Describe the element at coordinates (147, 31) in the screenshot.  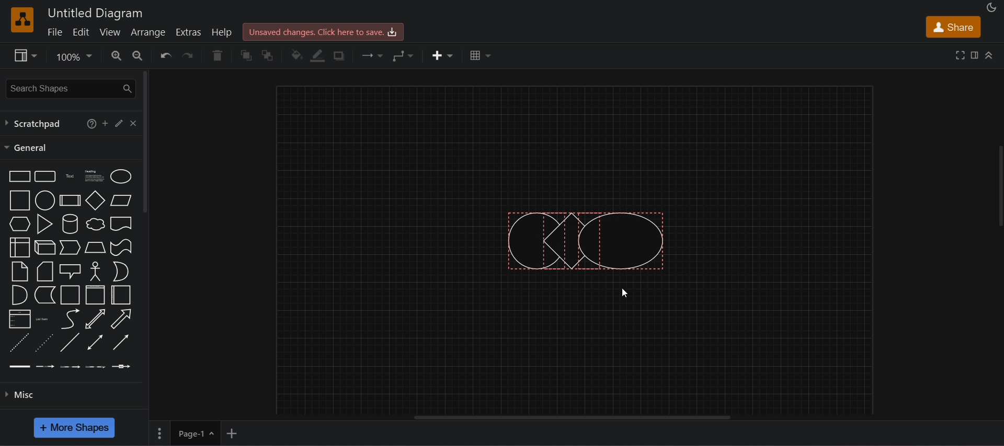
I see `arrangw` at that location.